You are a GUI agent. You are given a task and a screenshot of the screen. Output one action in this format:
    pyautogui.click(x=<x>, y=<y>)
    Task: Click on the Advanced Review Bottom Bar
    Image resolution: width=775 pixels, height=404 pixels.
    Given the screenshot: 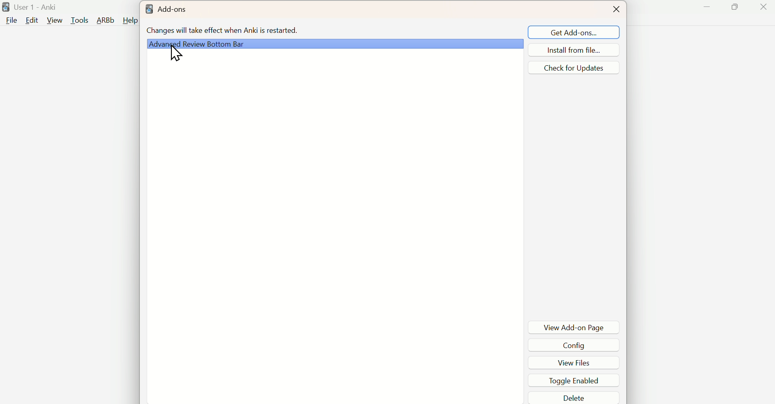 What is the action you would take?
    pyautogui.click(x=334, y=42)
    